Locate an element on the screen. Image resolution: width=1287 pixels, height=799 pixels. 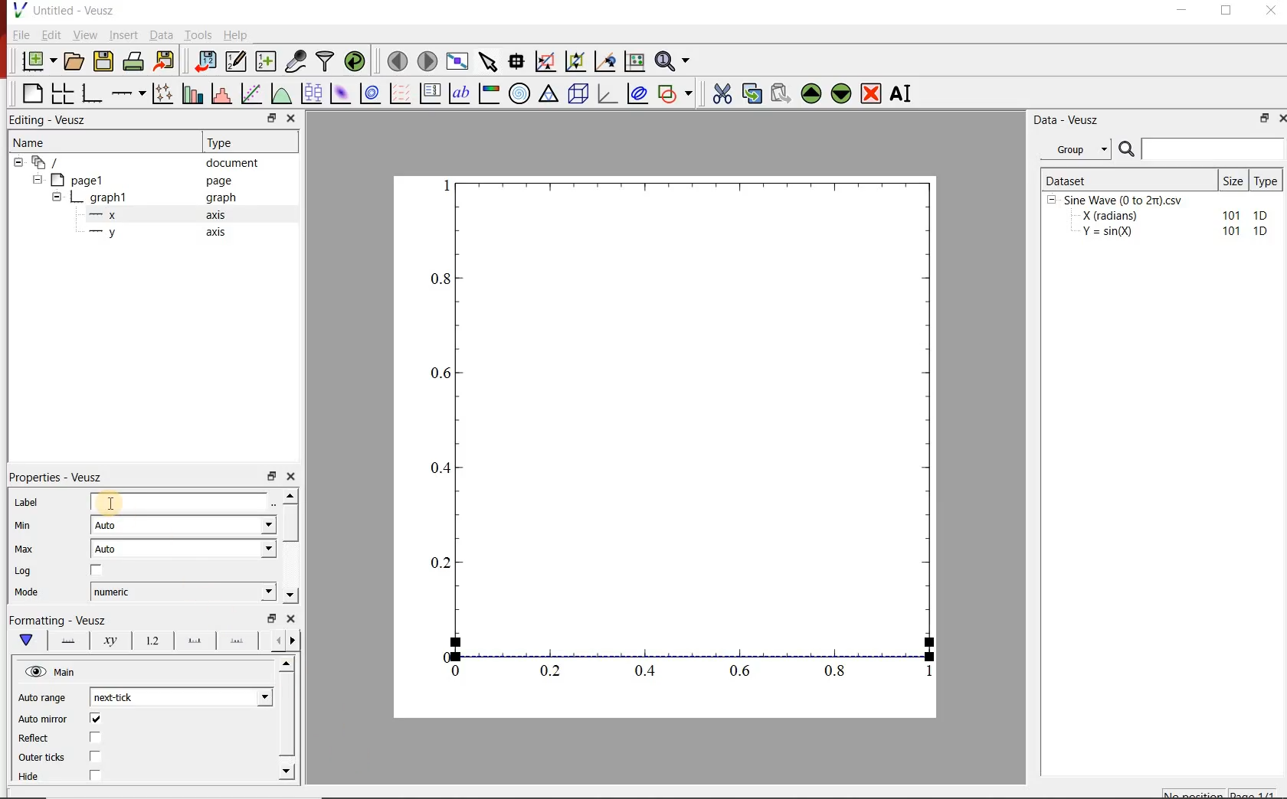
3d graph is located at coordinates (607, 93).